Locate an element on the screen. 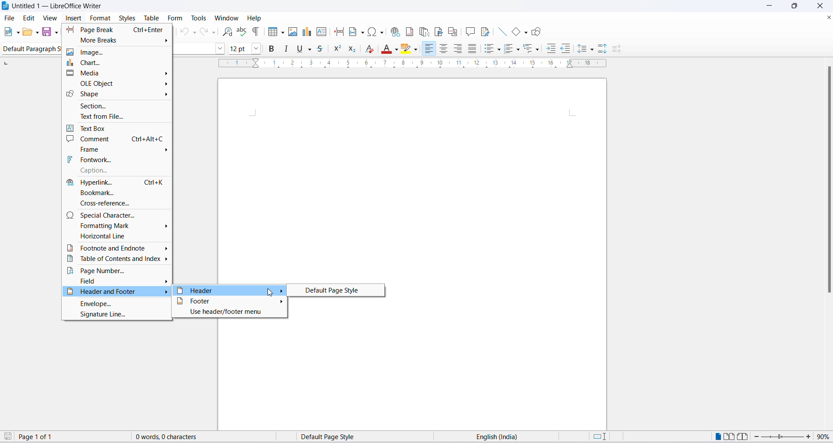 The width and height of the screenshot is (833, 443). toggle ordered list options is located at coordinates (519, 51).